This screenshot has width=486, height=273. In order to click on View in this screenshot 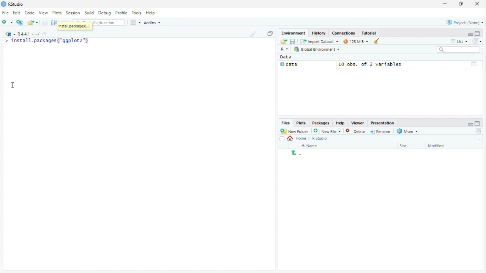, I will do `click(44, 12)`.